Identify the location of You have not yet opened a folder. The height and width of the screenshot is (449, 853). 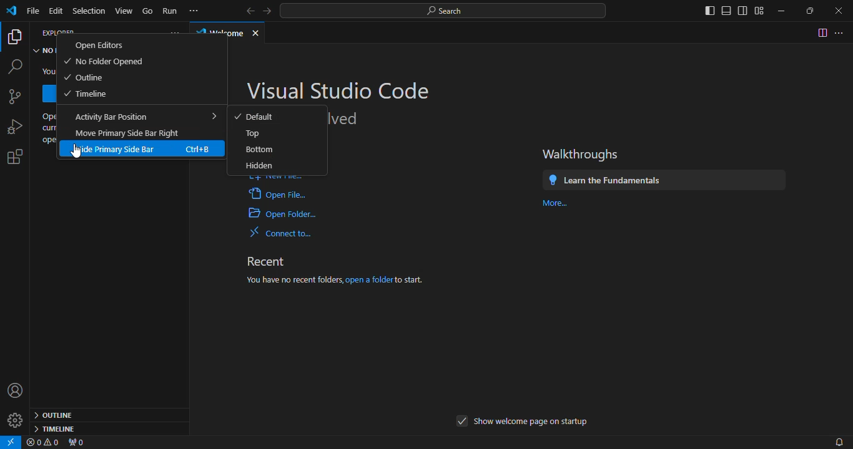
(47, 72).